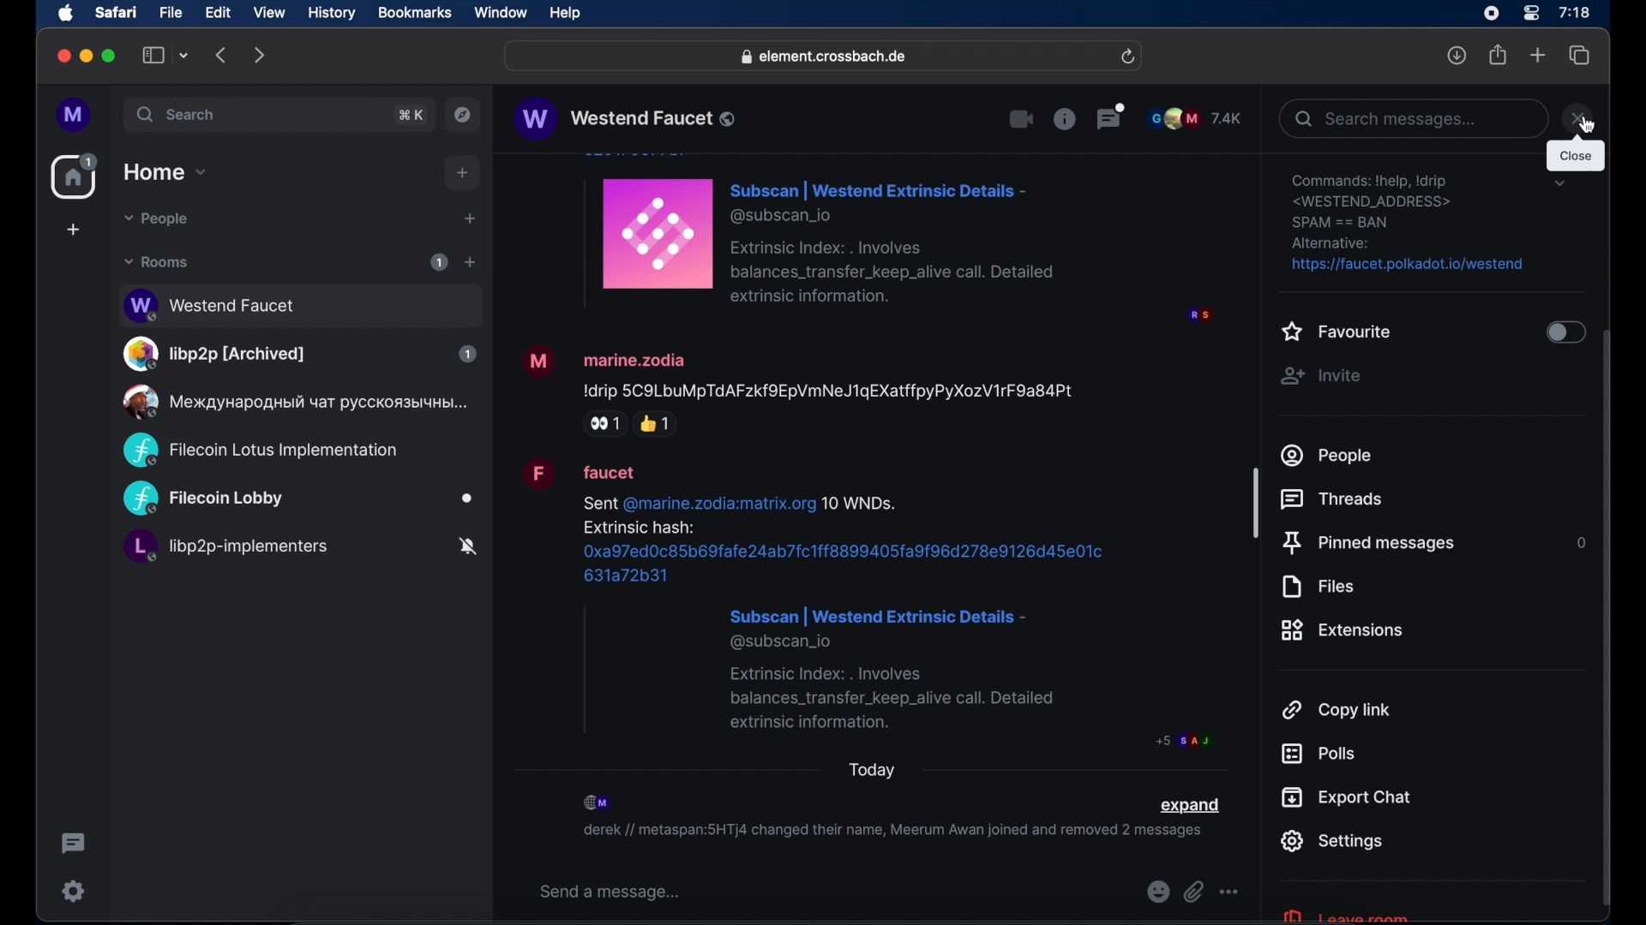 The width and height of the screenshot is (1646, 925). I want to click on copy link, so click(1337, 708).